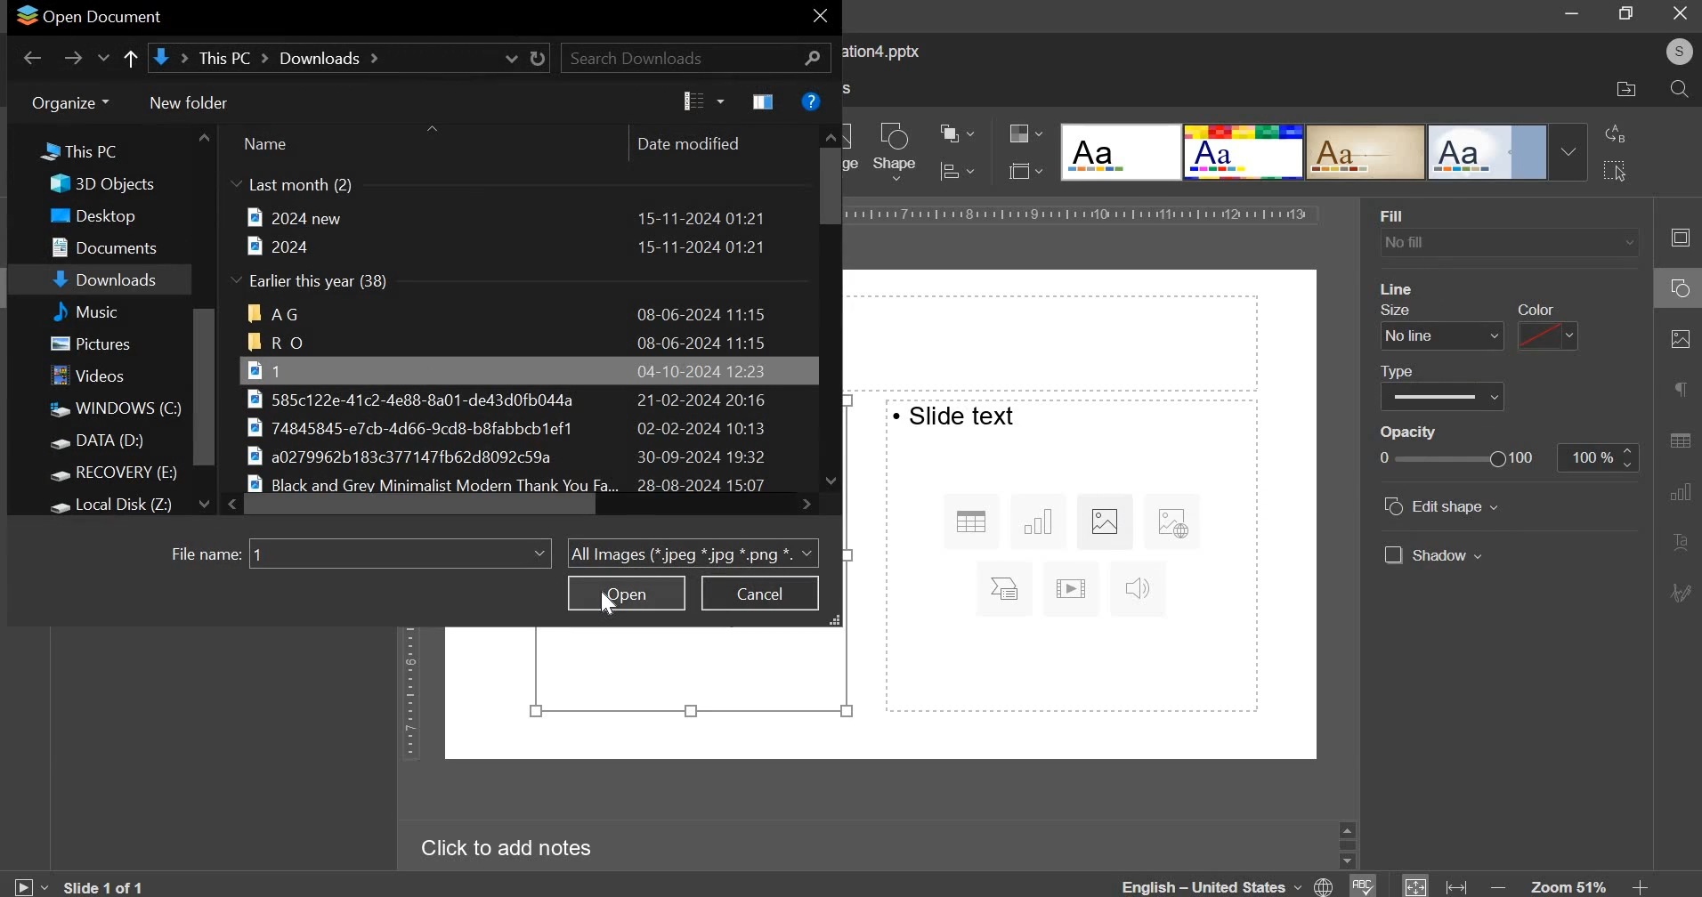 The width and height of the screenshot is (1702, 897). I want to click on music, so click(107, 311).